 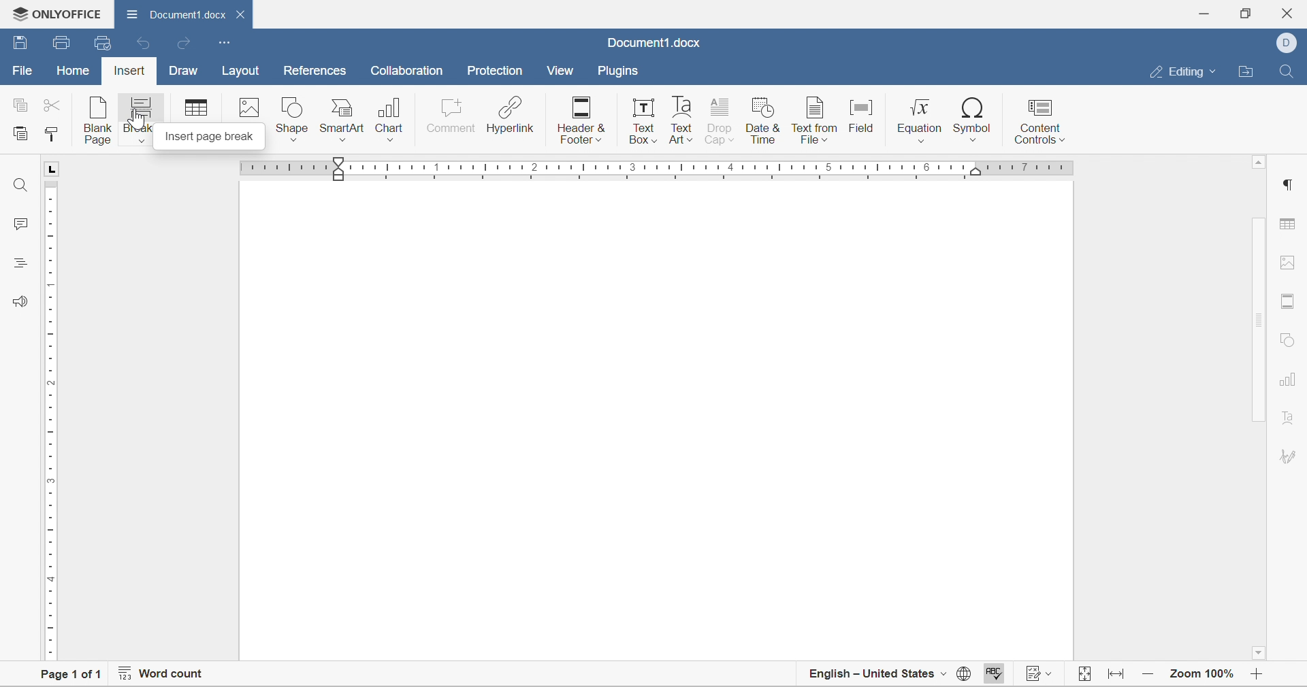 I want to click on Collaboration, so click(x=410, y=72).